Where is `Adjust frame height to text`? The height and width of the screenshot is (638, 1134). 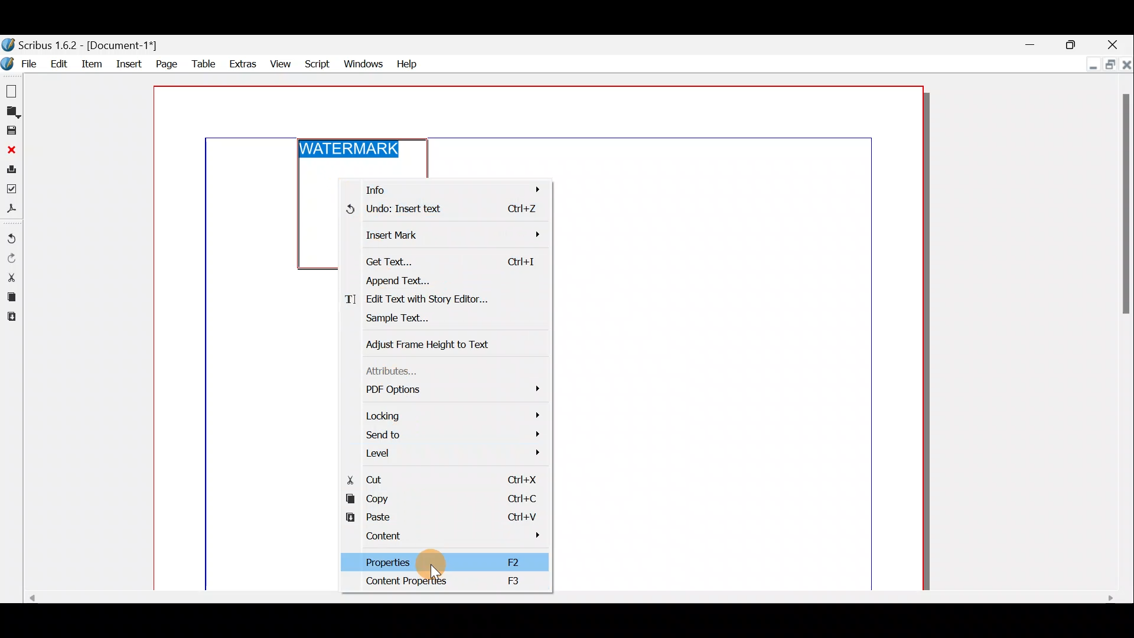 Adjust frame height to text is located at coordinates (432, 341).